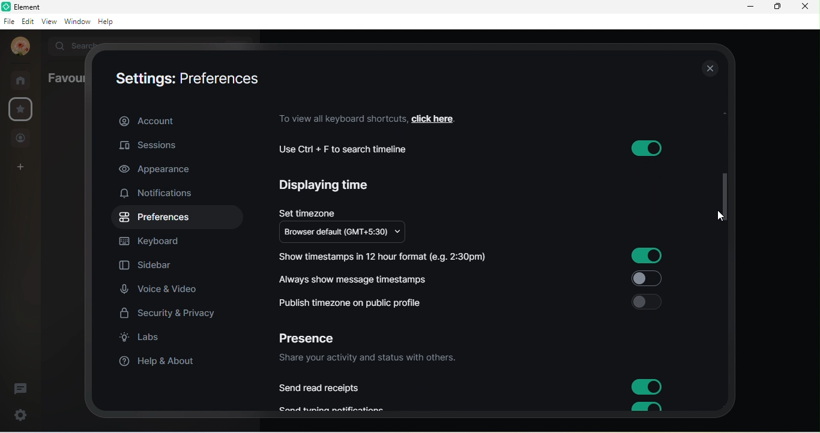 The width and height of the screenshot is (820, 433). Describe the element at coordinates (349, 233) in the screenshot. I see `browser default` at that location.